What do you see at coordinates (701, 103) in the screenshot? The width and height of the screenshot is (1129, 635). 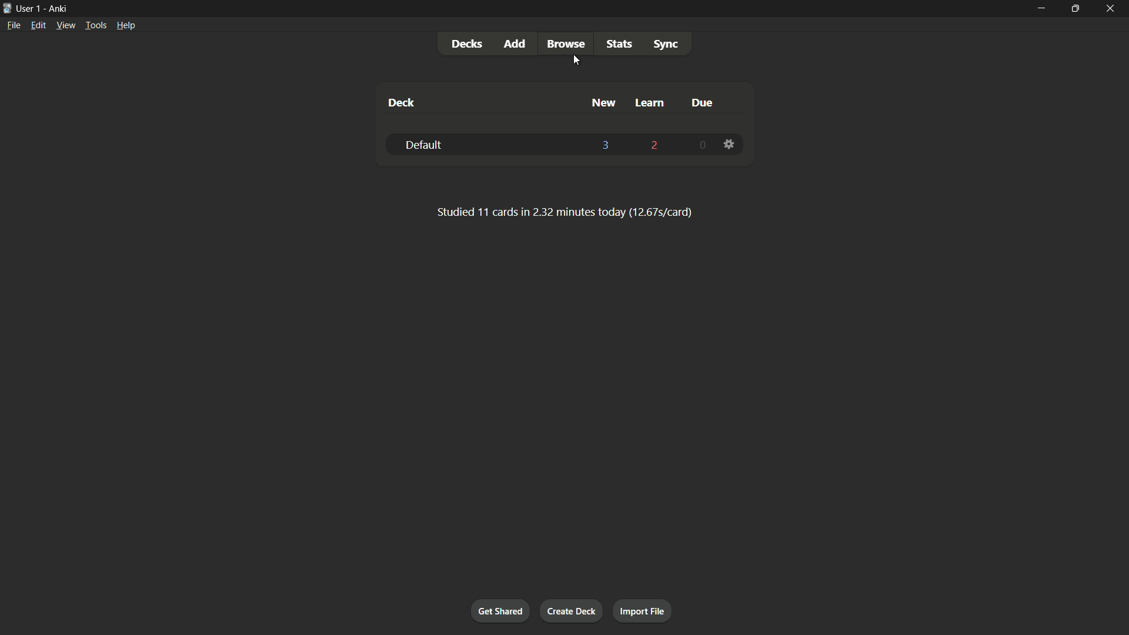 I see `due` at bounding box center [701, 103].